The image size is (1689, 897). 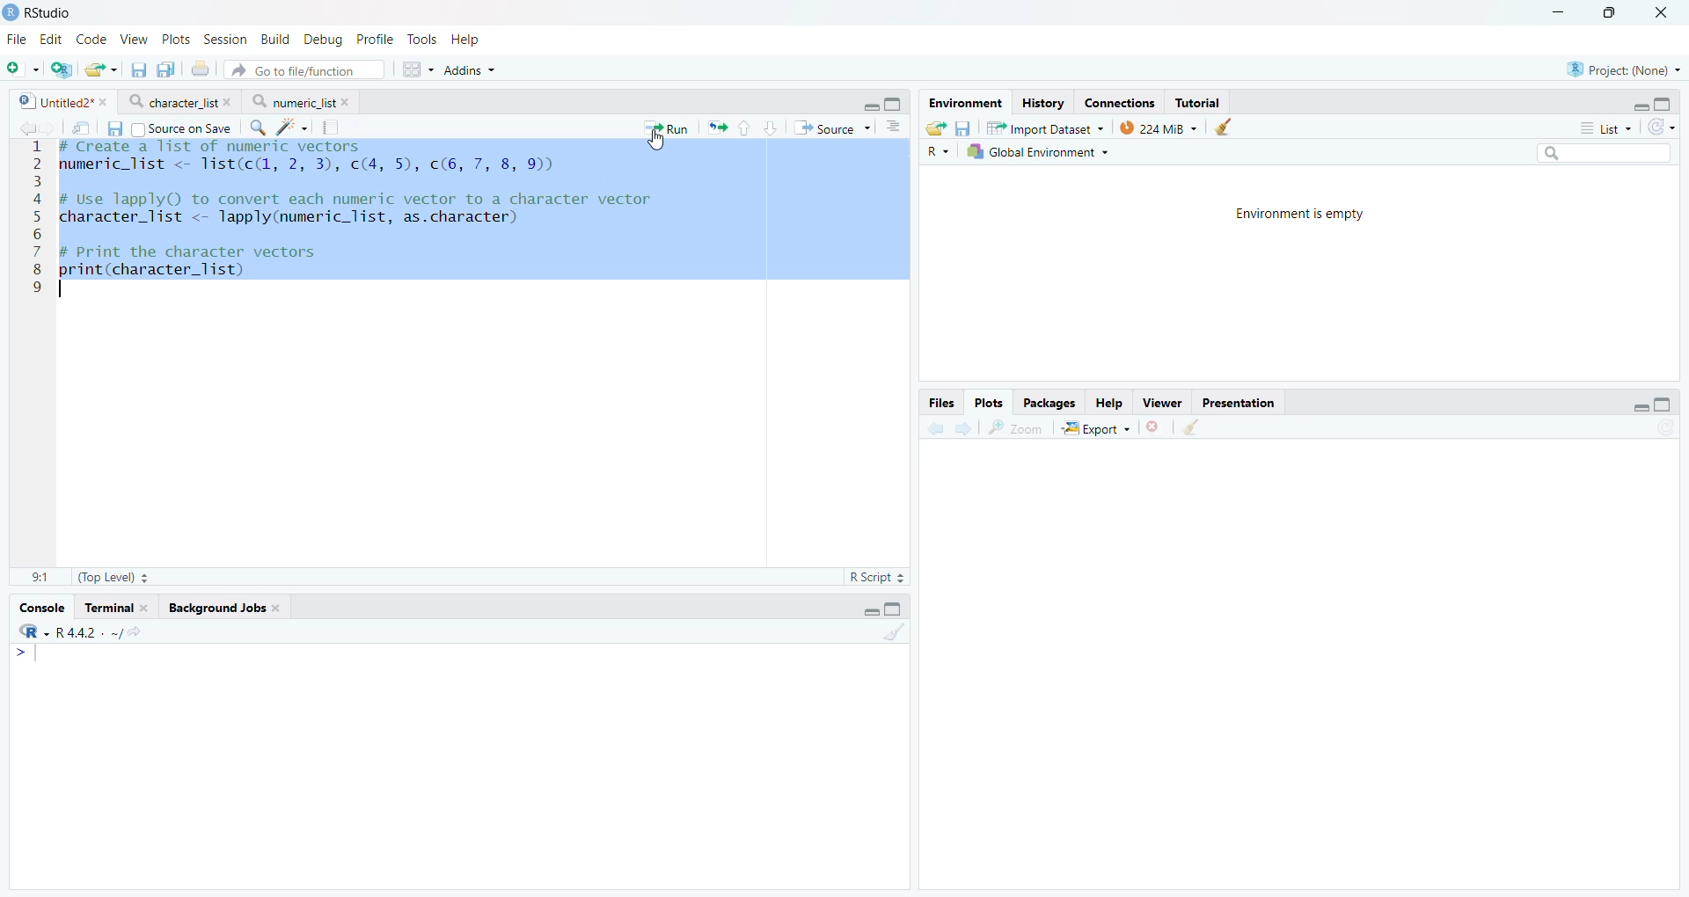 I want to click on Connections, so click(x=1120, y=101).